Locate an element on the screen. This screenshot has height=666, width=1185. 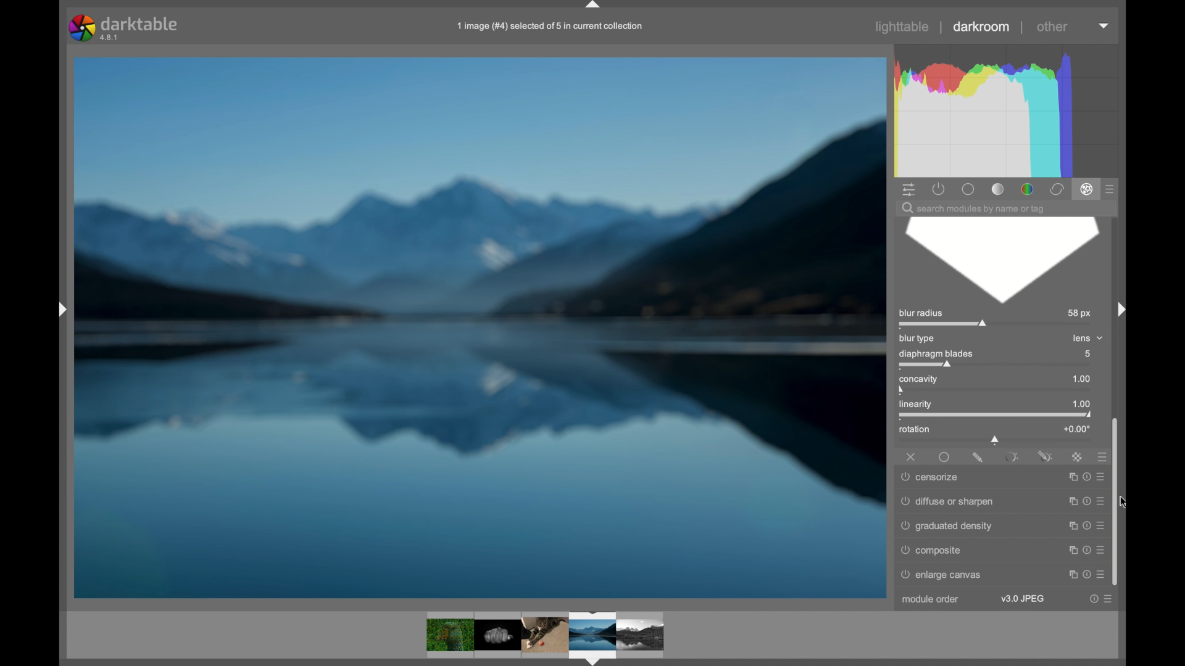
5 is located at coordinates (1092, 354).